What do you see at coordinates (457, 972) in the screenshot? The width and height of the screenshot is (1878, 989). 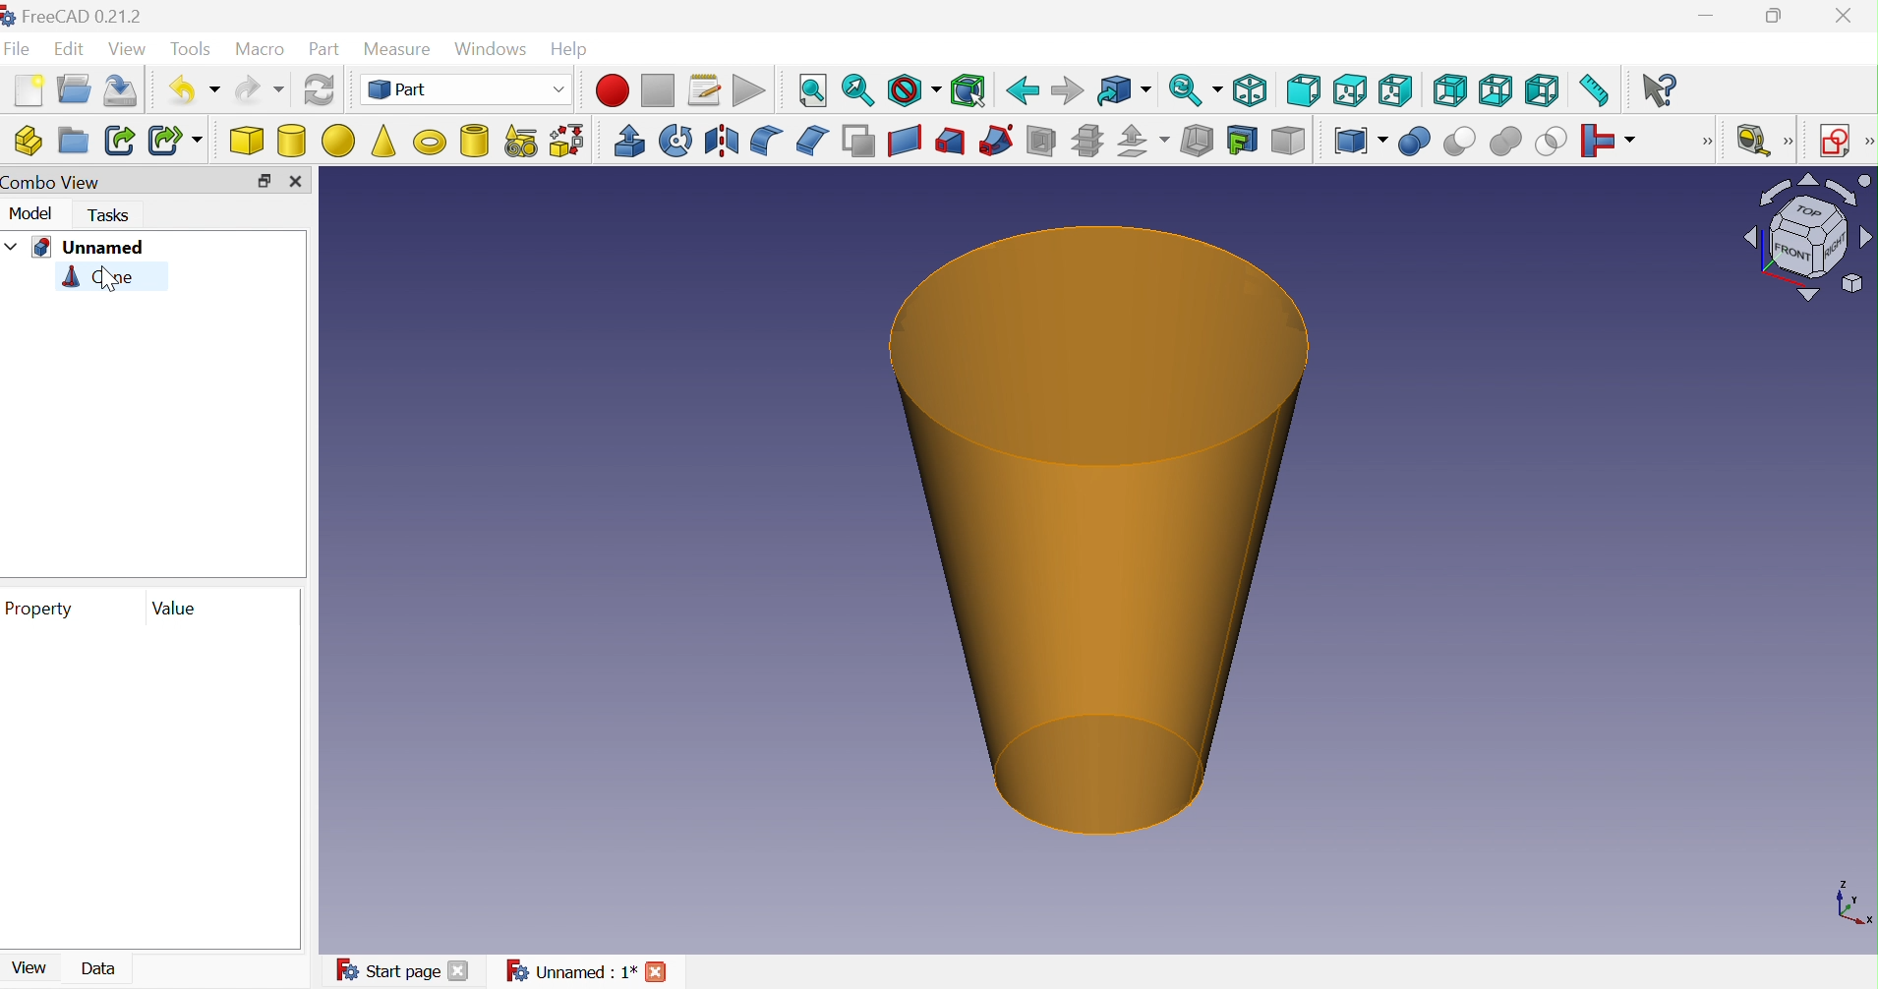 I see `Close` at bounding box center [457, 972].